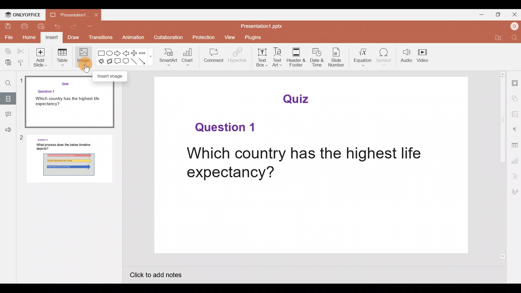 The width and height of the screenshot is (521, 293). What do you see at coordinates (6, 130) in the screenshot?
I see `Feedback & support` at bounding box center [6, 130].